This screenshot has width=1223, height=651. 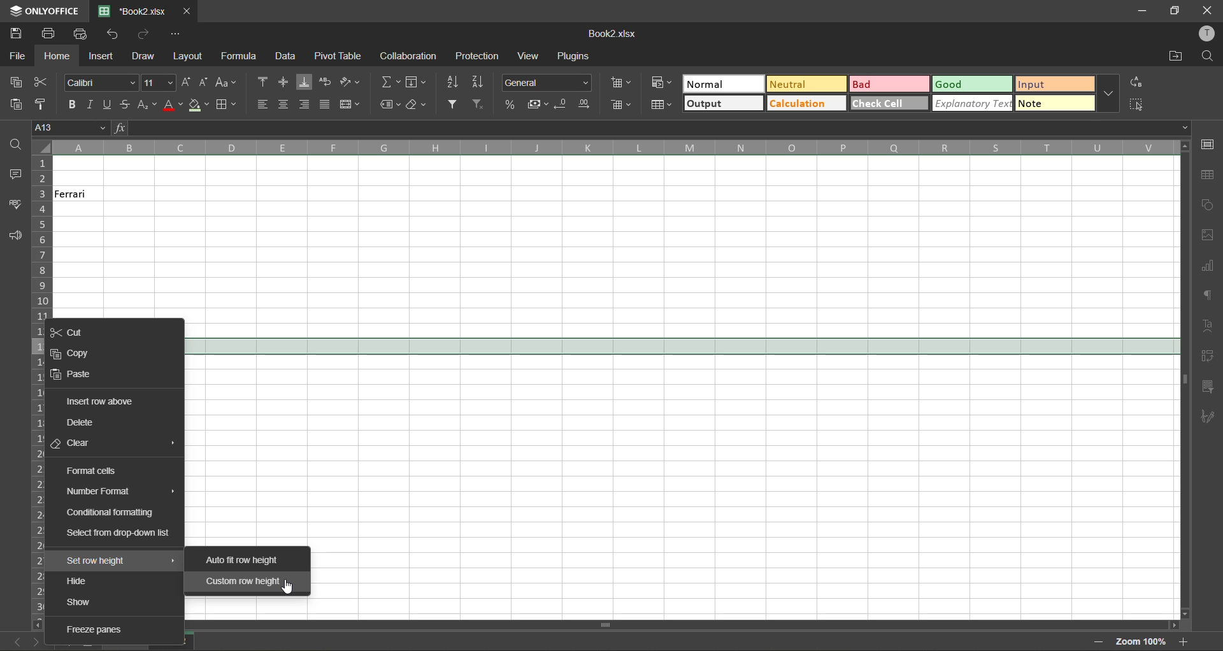 What do you see at coordinates (49, 33) in the screenshot?
I see `print` at bounding box center [49, 33].